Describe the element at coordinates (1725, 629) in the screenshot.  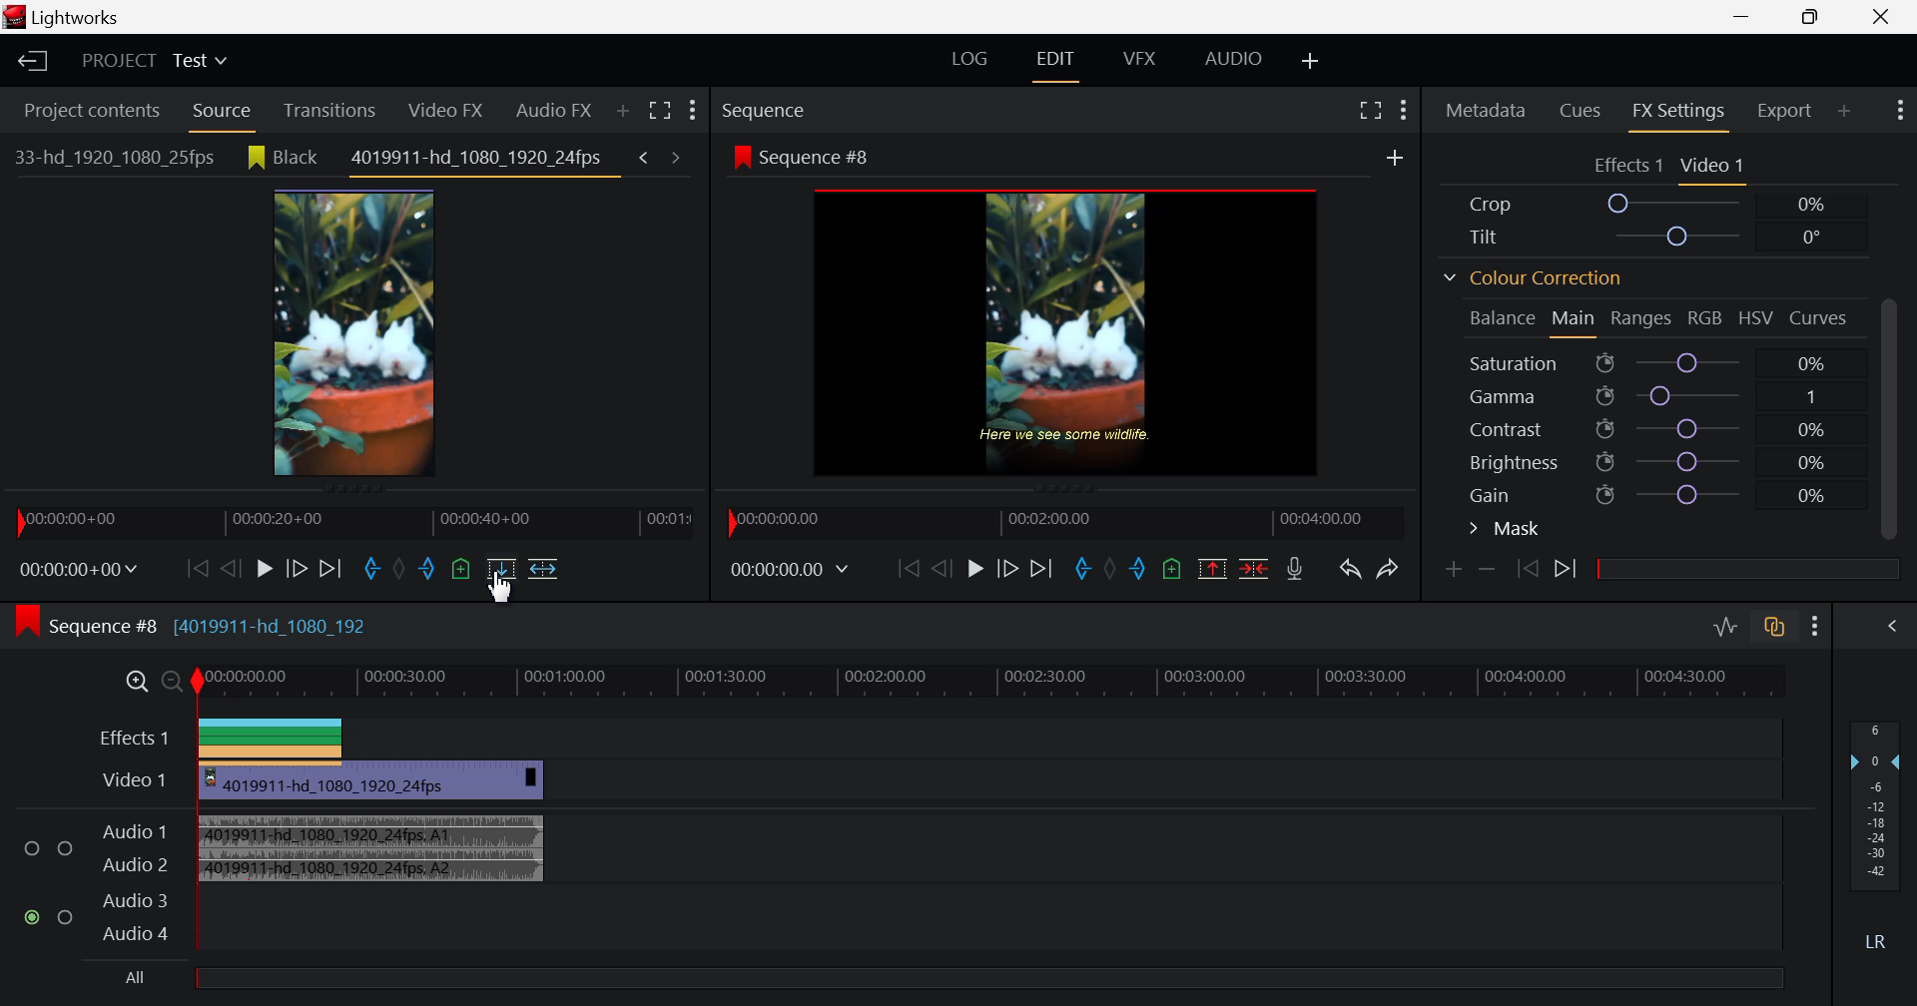
I see `Toggle Audio Levels Editing` at that location.